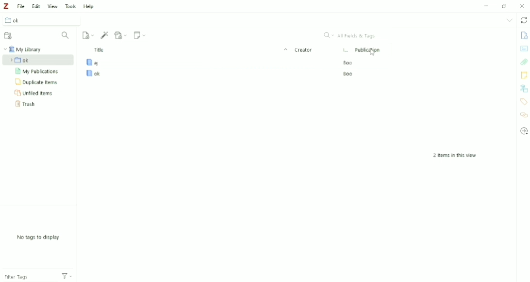 Image resolution: width=530 pixels, height=282 pixels. I want to click on New Note, so click(140, 35).